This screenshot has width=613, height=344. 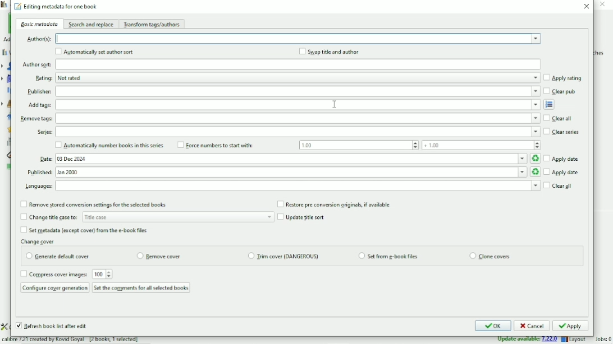 What do you see at coordinates (111, 274) in the screenshot?
I see `increment or decrement ` at bounding box center [111, 274].